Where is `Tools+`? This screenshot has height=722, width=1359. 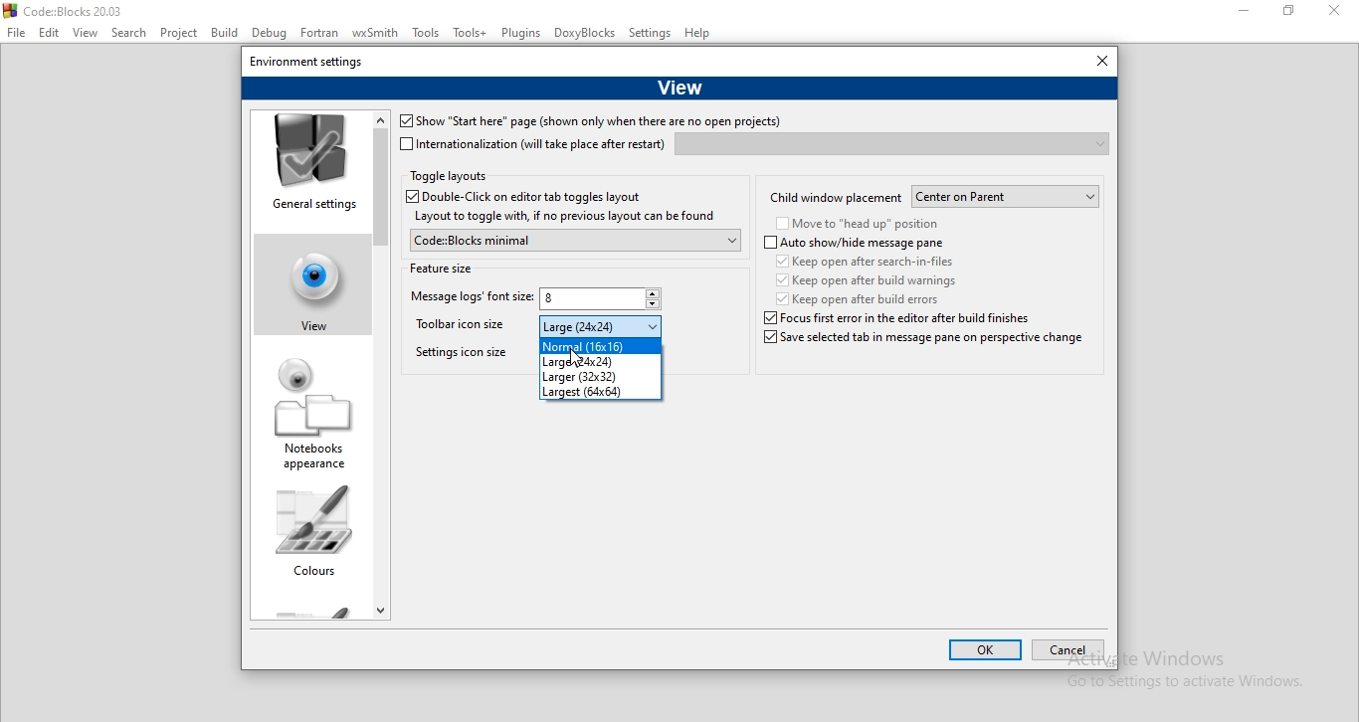 Tools+ is located at coordinates (471, 34).